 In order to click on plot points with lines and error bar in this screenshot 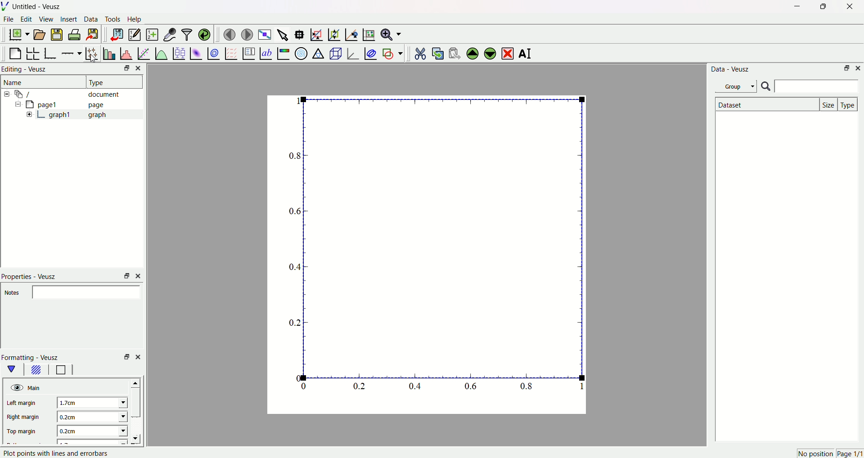, I will do `click(57, 453)`.